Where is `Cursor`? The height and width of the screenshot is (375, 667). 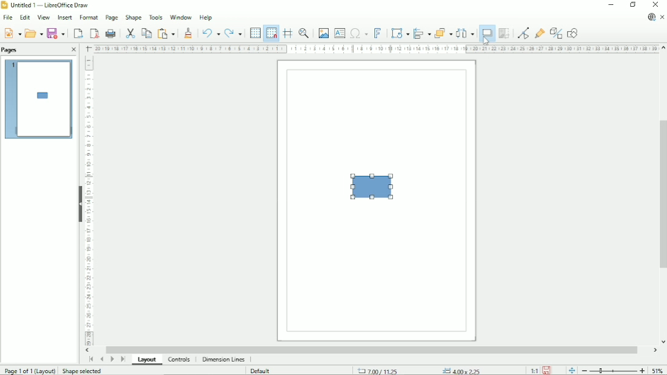
Cursor is located at coordinates (486, 41).